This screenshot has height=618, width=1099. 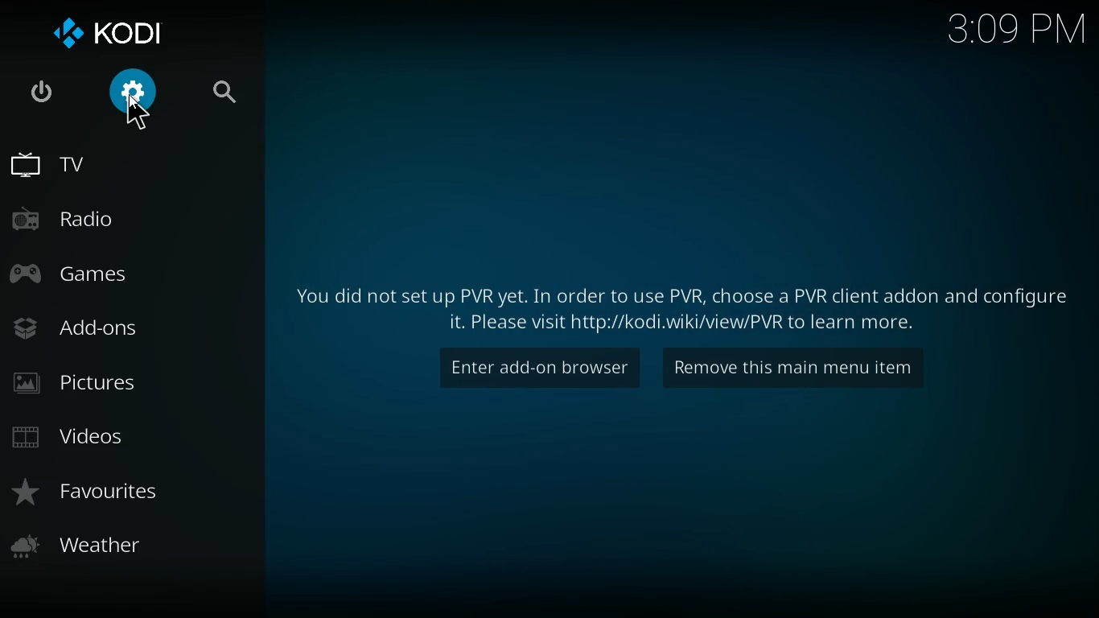 What do you see at coordinates (101, 272) in the screenshot?
I see `games` at bounding box center [101, 272].